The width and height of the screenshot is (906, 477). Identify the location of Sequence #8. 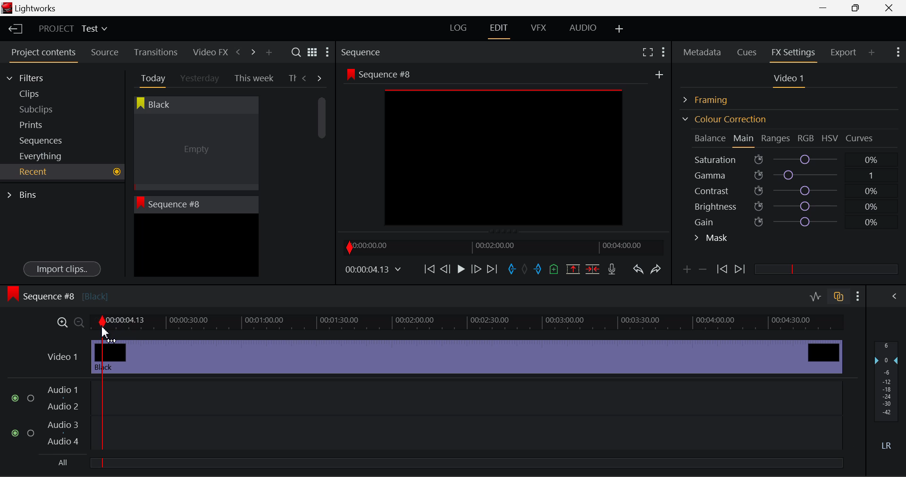
(57, 294).